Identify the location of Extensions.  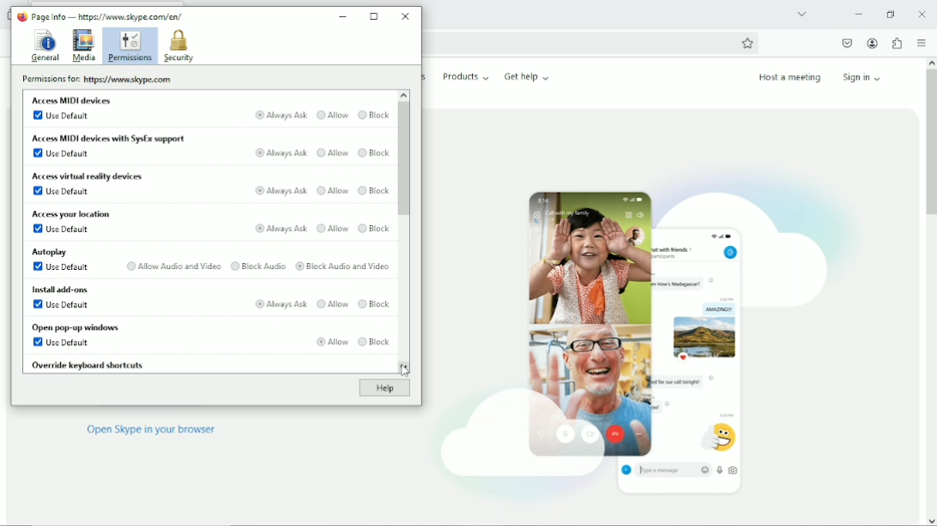
(897, 43).